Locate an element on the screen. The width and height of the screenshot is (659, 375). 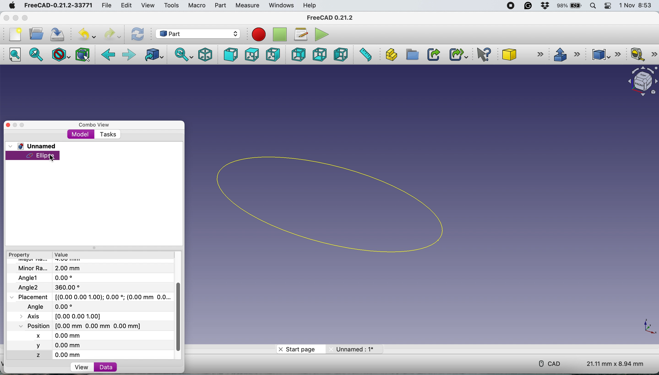
object interface is located at coordinates (638, 80).